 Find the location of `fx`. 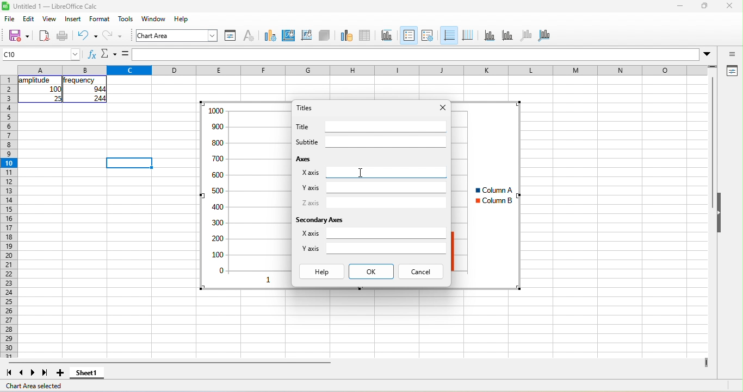

fx is located at coordinates (92, 54).